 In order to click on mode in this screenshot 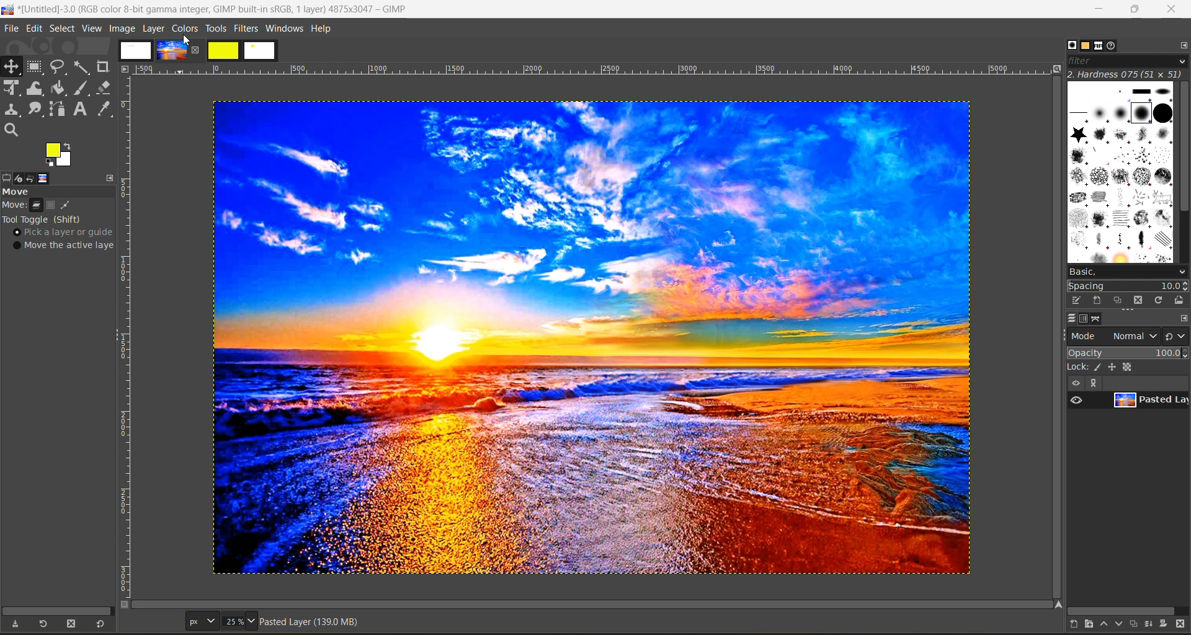, I will do `click(1114, 335)`.